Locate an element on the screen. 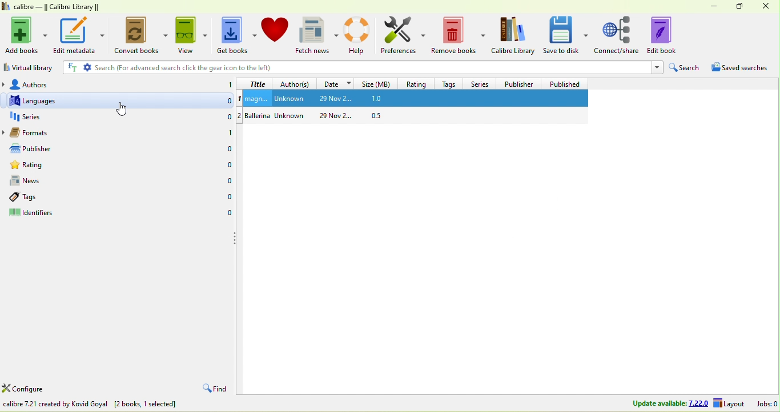 Image resolution: width=780 pixels, height=412 pixels. help is located at coordinates (357, 36).